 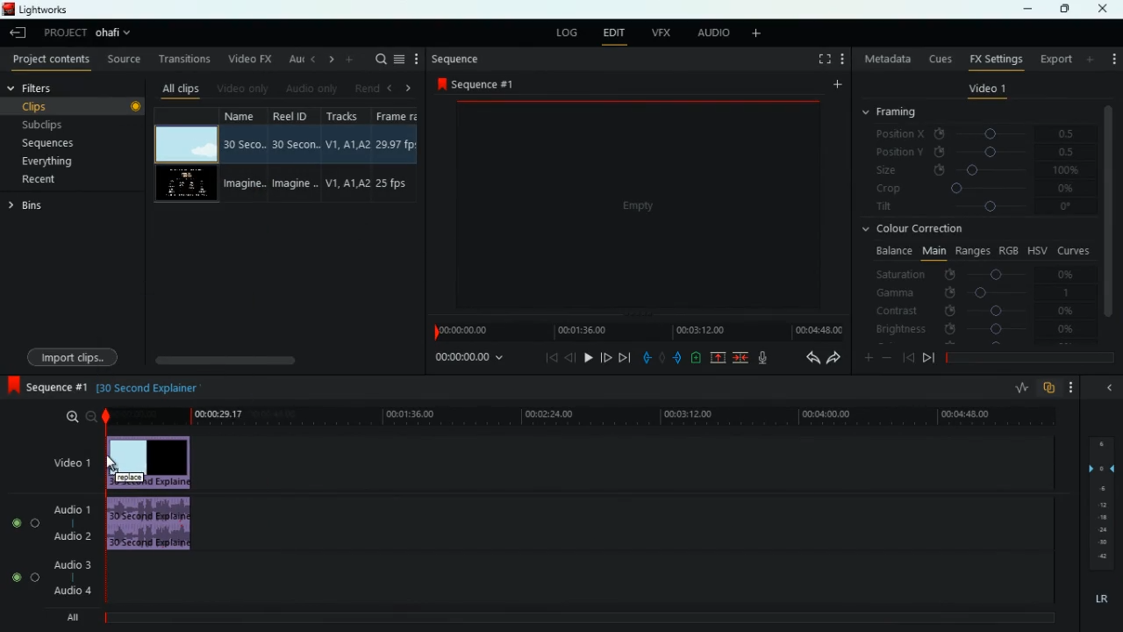 What do you see at coordinates (575, 416) in the screenshot?
I see `timeline` at bounding box center [575, 416].